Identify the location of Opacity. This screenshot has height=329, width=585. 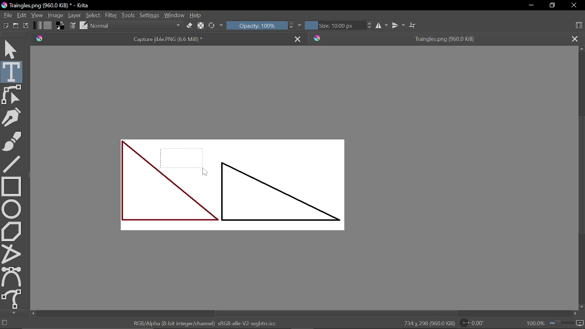
(256, 25).